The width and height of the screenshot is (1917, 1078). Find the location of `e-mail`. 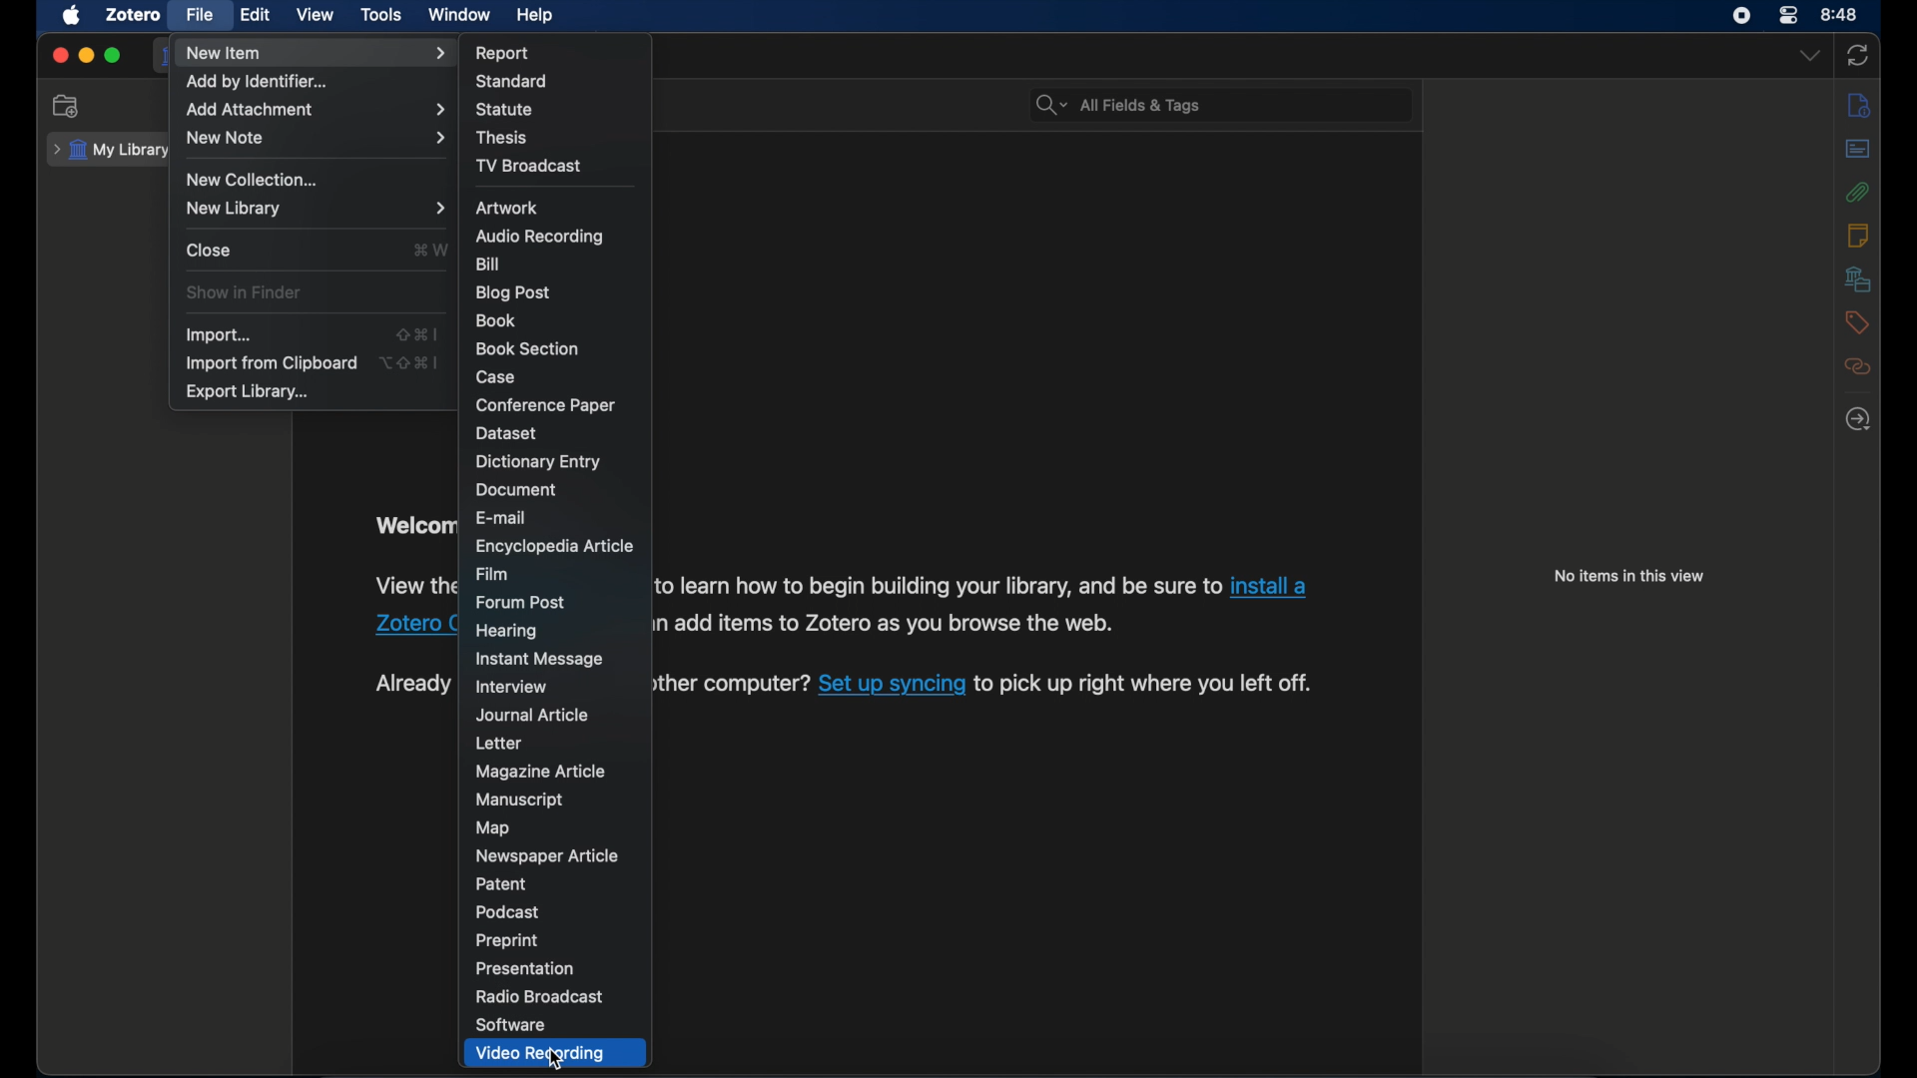

e-mail is located at coordinates (502, 516).